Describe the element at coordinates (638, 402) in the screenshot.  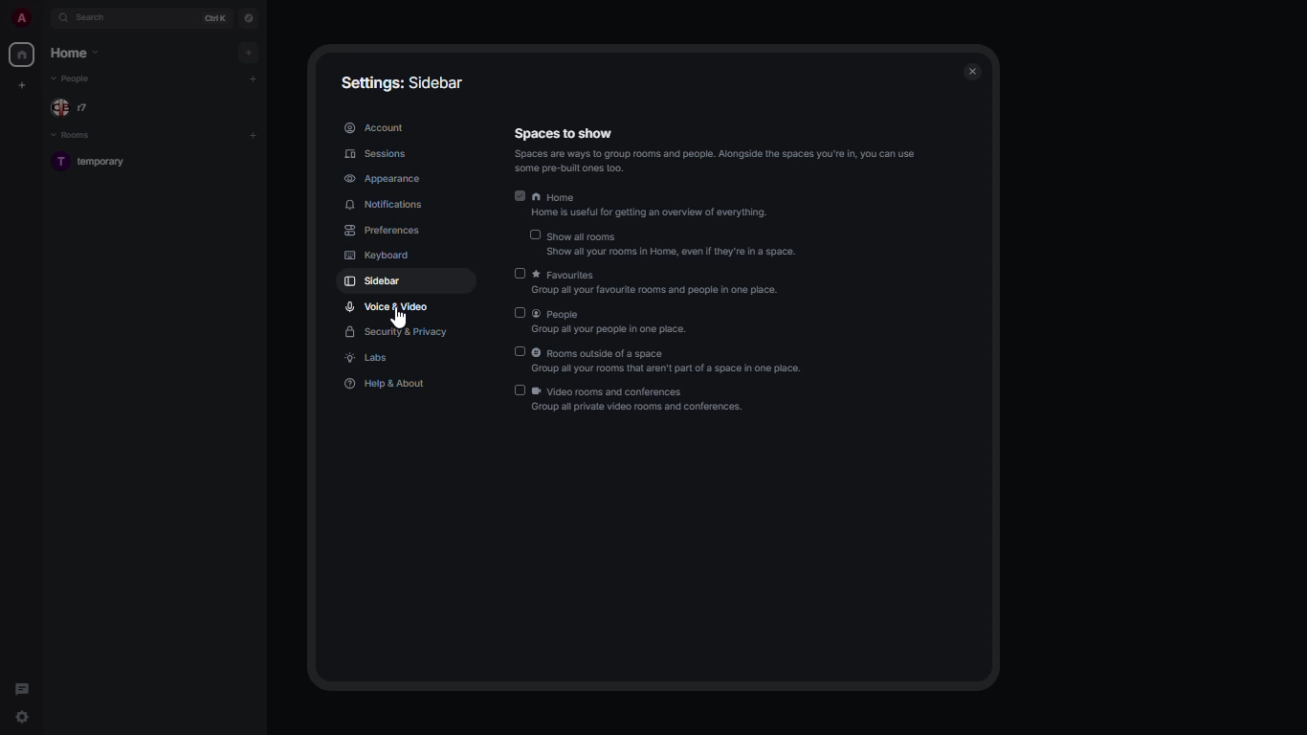
I see `video rooms and conferences` at that location.